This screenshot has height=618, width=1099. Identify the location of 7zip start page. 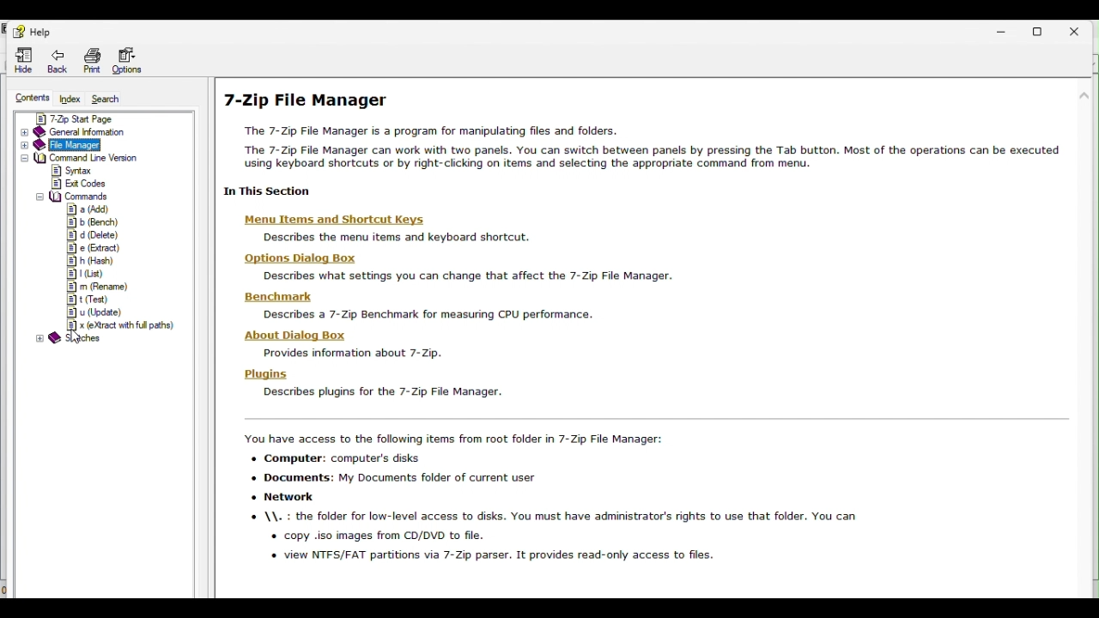
(102, 119).